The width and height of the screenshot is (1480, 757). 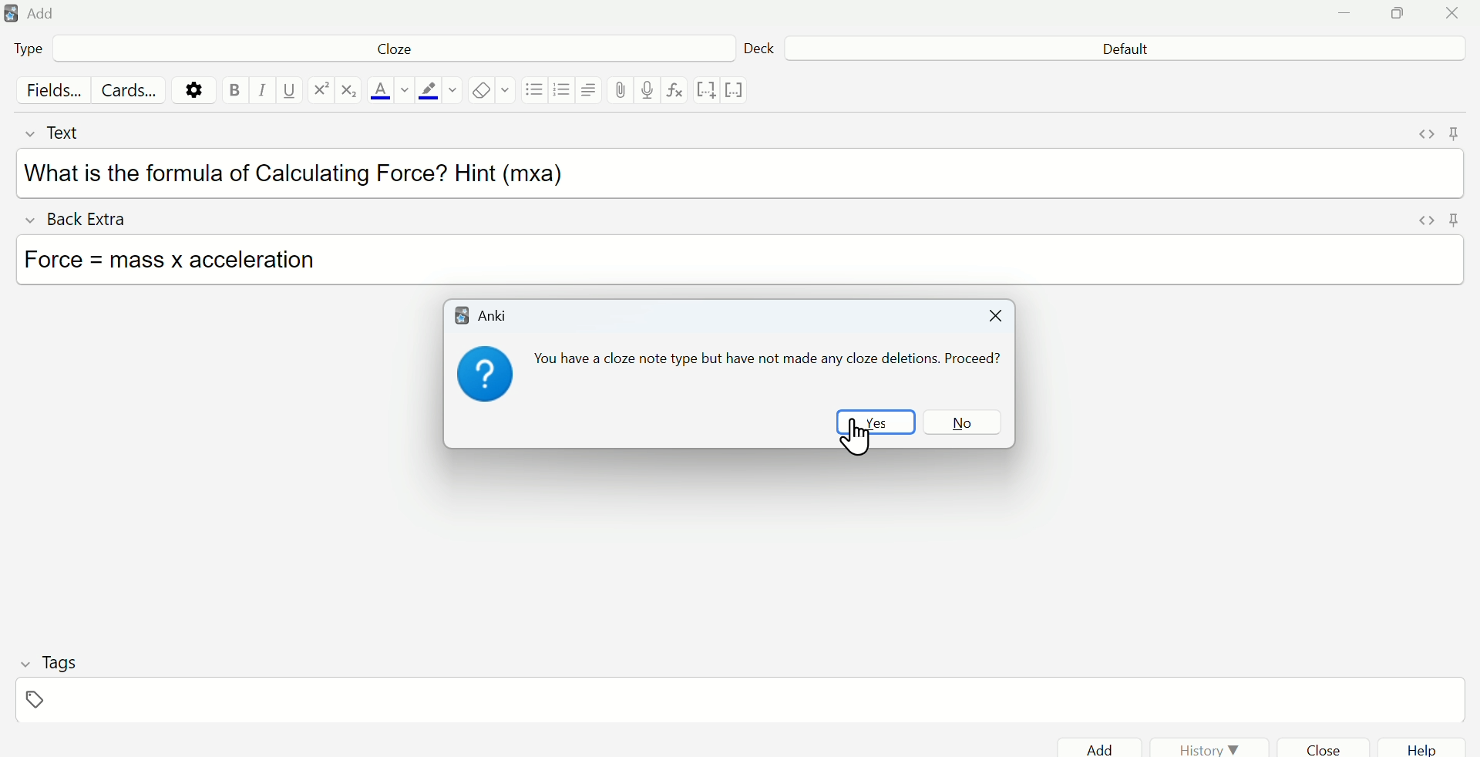 What do you see at coordinates (1423, 136) in the screenshot?
I see `Expand` at bounding box center [1423, 136].